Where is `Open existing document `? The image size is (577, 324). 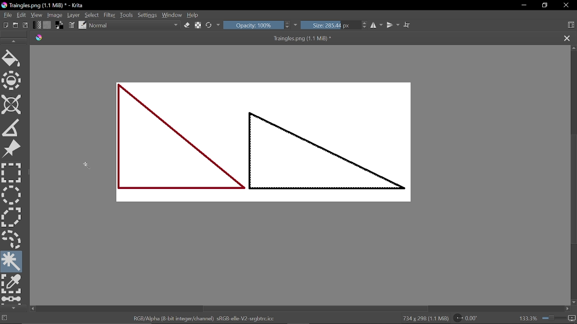
Open existing document  is located at coordinates (16, 25).